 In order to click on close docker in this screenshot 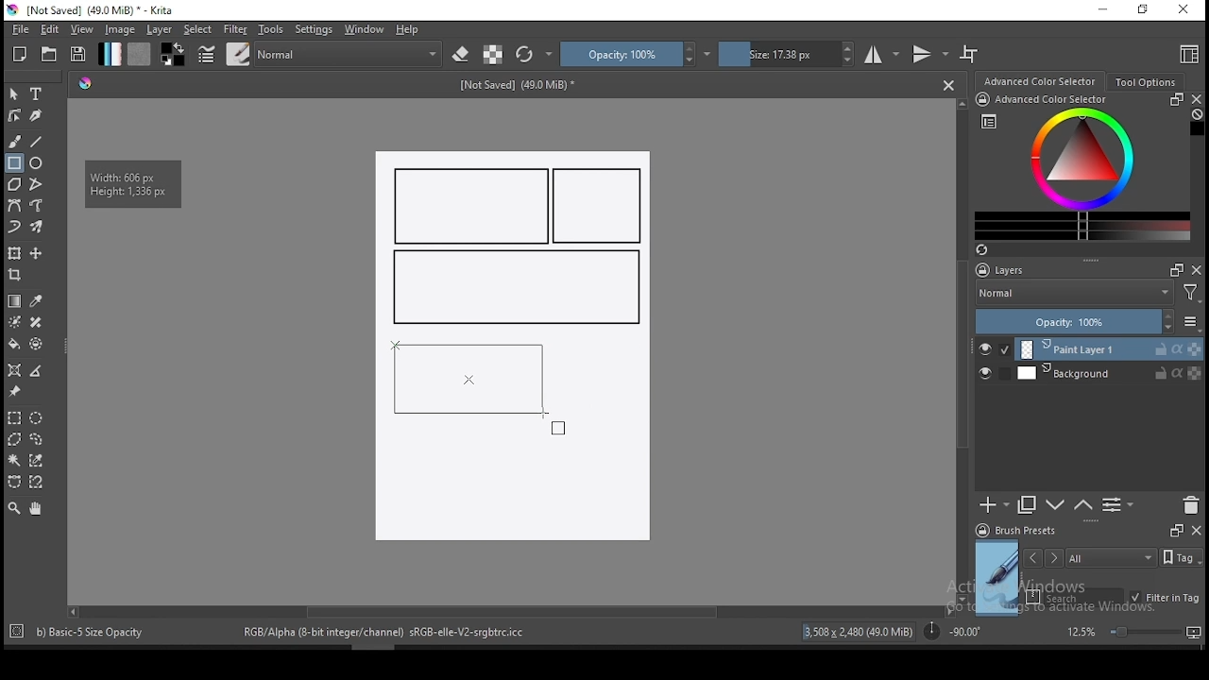, I will do `click(1196, 529)`.